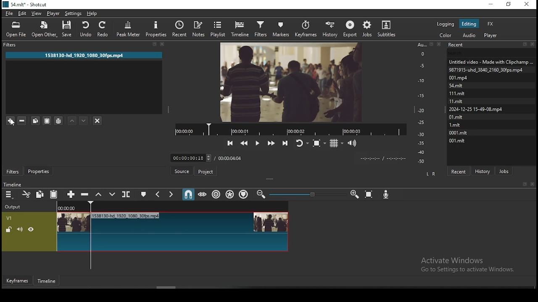 The width and height of the screenshot is (538, 302). I want to click on minimize, so click(491, 5).